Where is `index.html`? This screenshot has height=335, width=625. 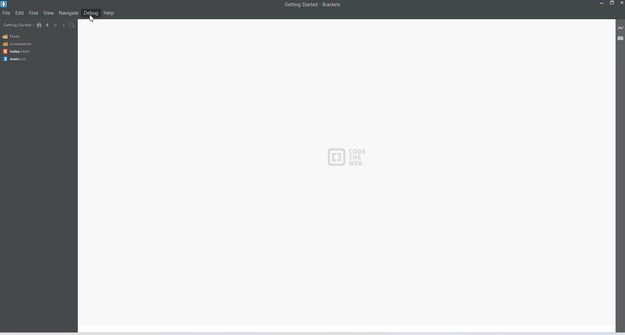 index.html is located at coordinates (16, 51).